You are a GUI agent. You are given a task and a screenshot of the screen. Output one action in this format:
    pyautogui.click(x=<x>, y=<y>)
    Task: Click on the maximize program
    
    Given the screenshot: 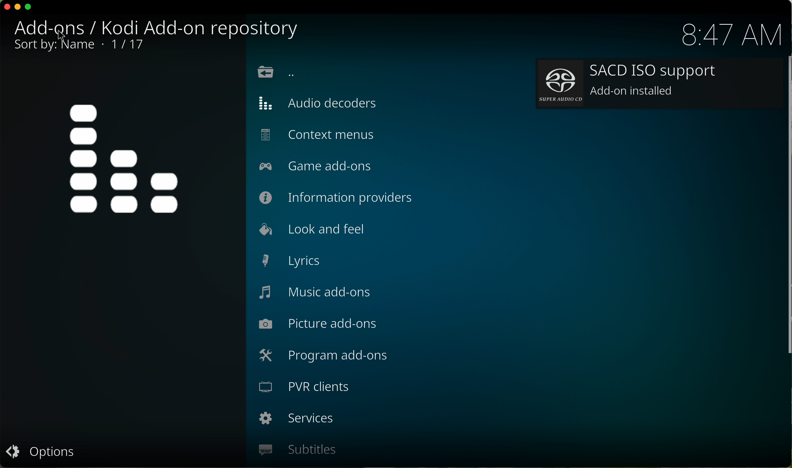 What is the action you would take?
    pyautogui.click(x=29, y=8)
    